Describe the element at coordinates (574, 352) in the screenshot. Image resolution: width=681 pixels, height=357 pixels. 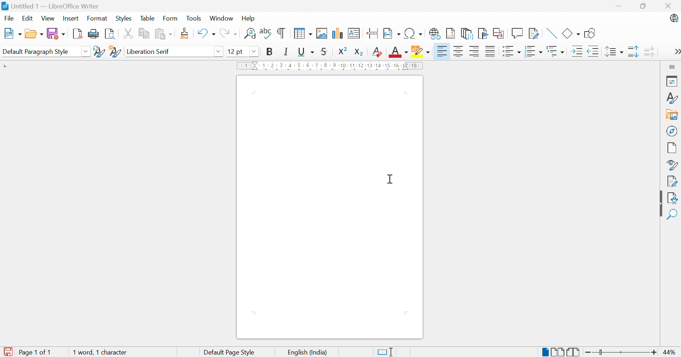
I see `Book view` at that location.